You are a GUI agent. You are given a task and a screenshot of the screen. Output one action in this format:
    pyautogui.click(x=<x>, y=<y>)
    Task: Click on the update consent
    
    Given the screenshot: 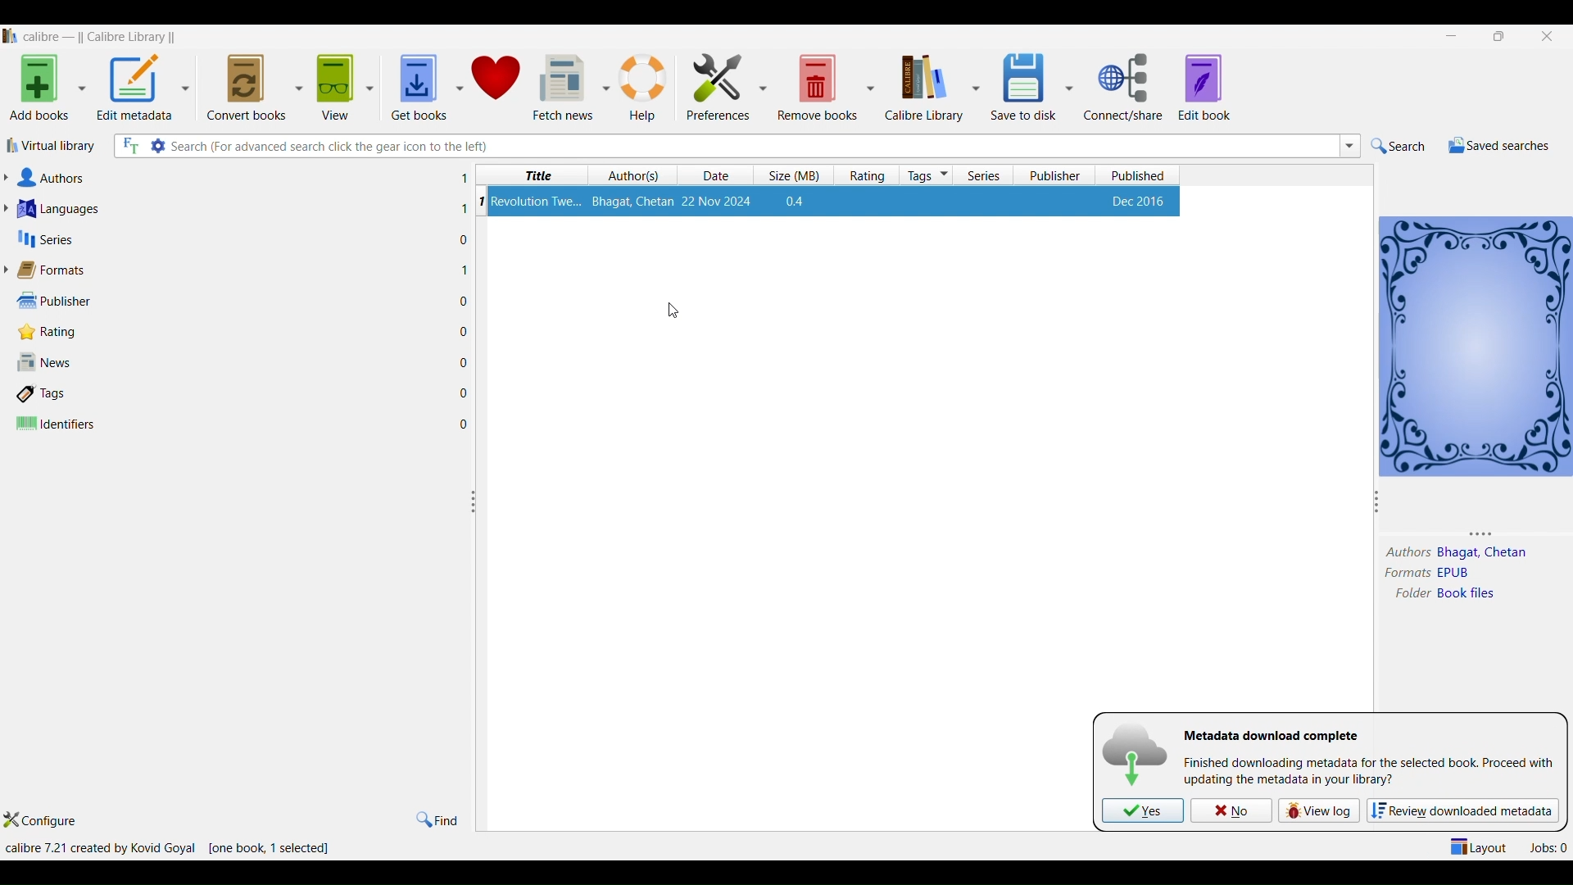 What is the action you would take?
    pyautogui.click(x=1369, y=774)
    